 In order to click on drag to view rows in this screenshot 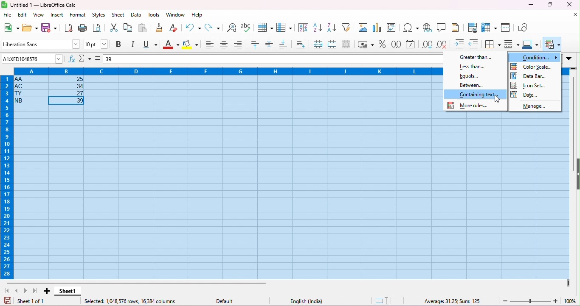, I will do `click(574, 69)`.